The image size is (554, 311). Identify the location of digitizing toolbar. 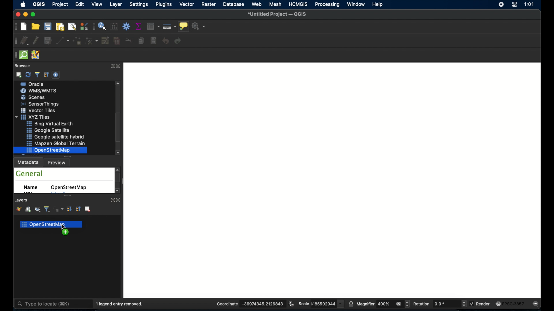
(14, 41).